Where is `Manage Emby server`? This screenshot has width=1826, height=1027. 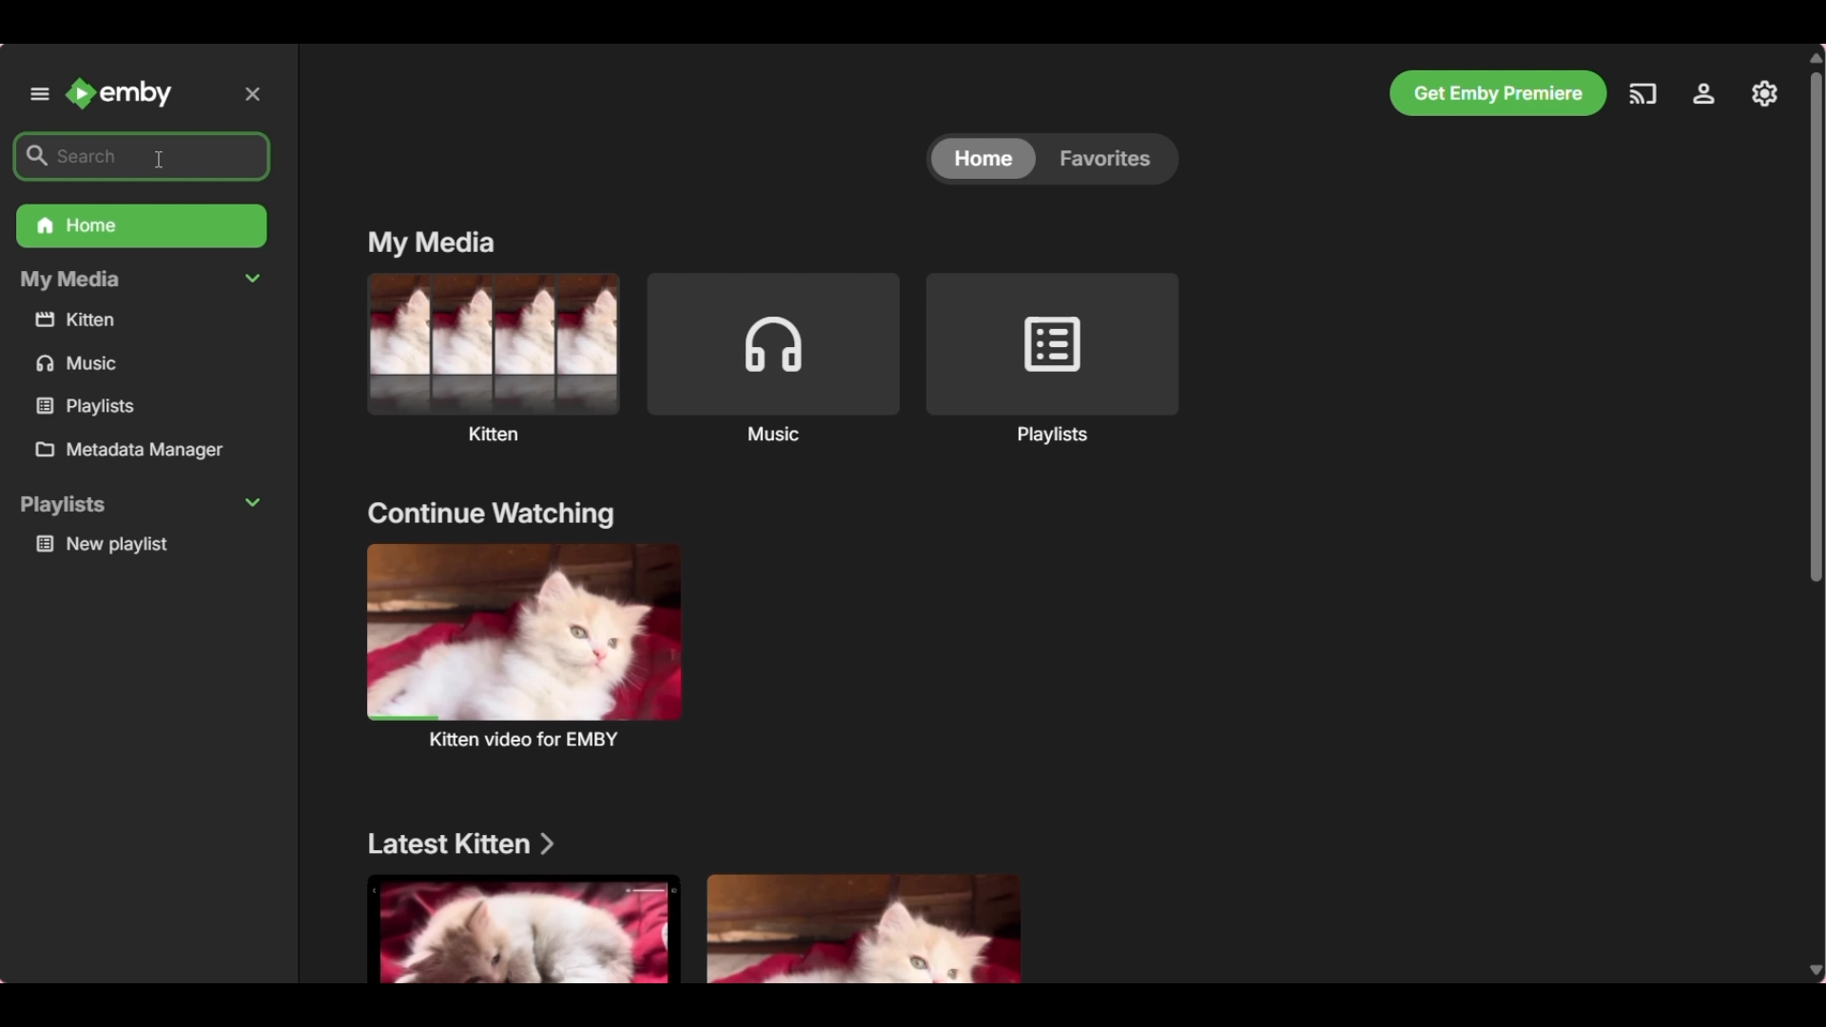 Manage Emby server is located at coordinates (1702, 93).